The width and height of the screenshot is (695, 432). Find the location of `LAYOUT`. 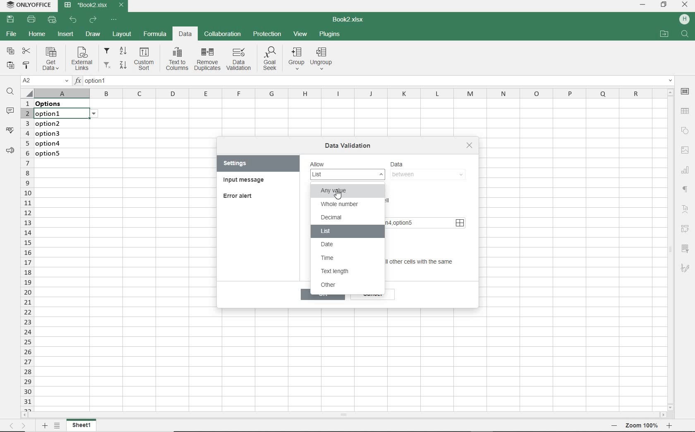

LAYOUT is located at coordinates (122, 34).